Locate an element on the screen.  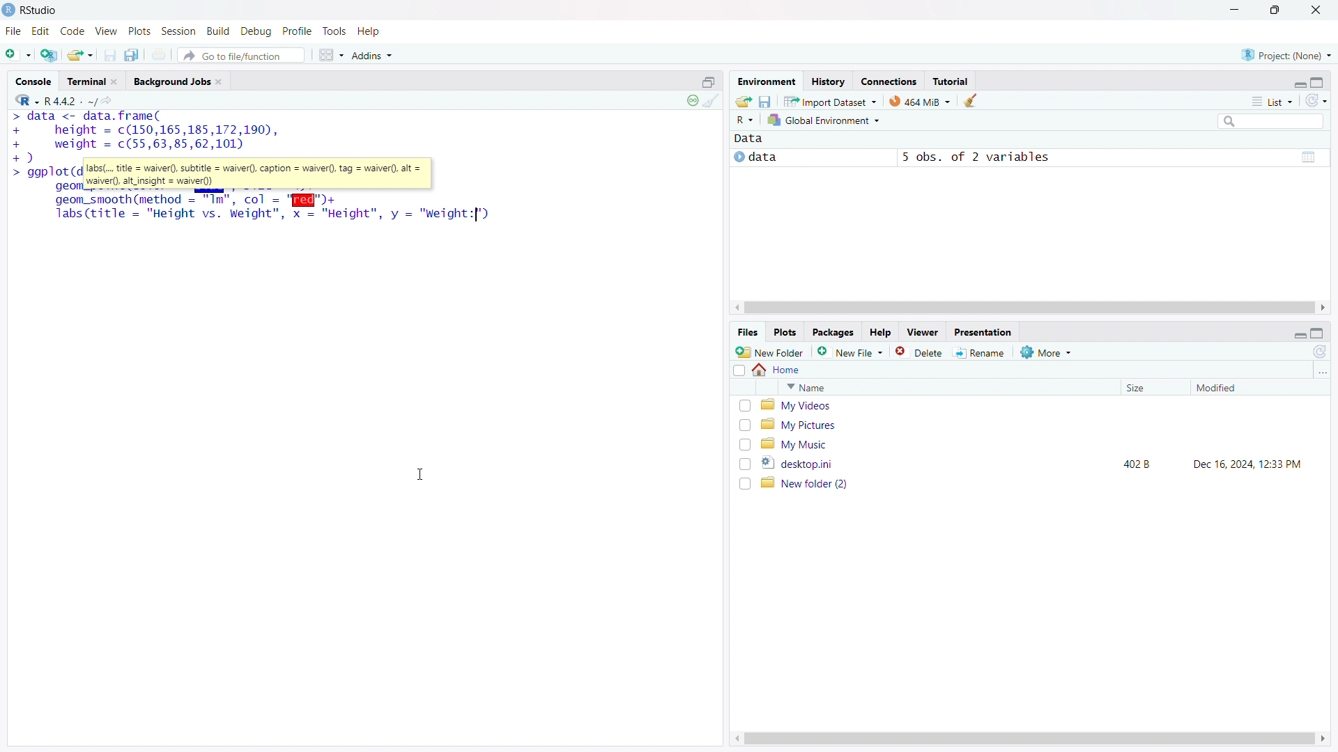
package is located at coordinates (833, 332).